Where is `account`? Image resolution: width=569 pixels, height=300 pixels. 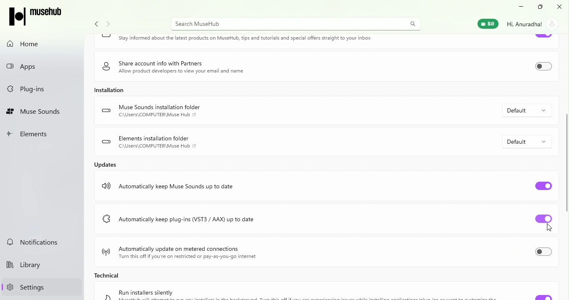 account is located at coordinates (553, 25).